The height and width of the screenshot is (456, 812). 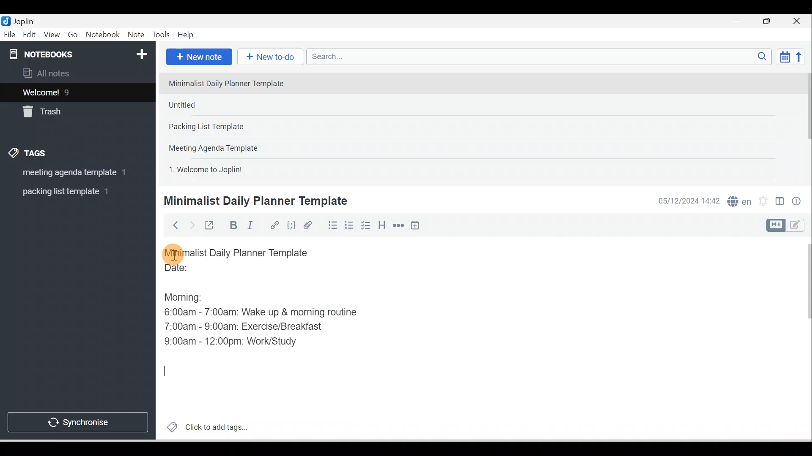 I want to click on Date:, so click(x=200, y=271).